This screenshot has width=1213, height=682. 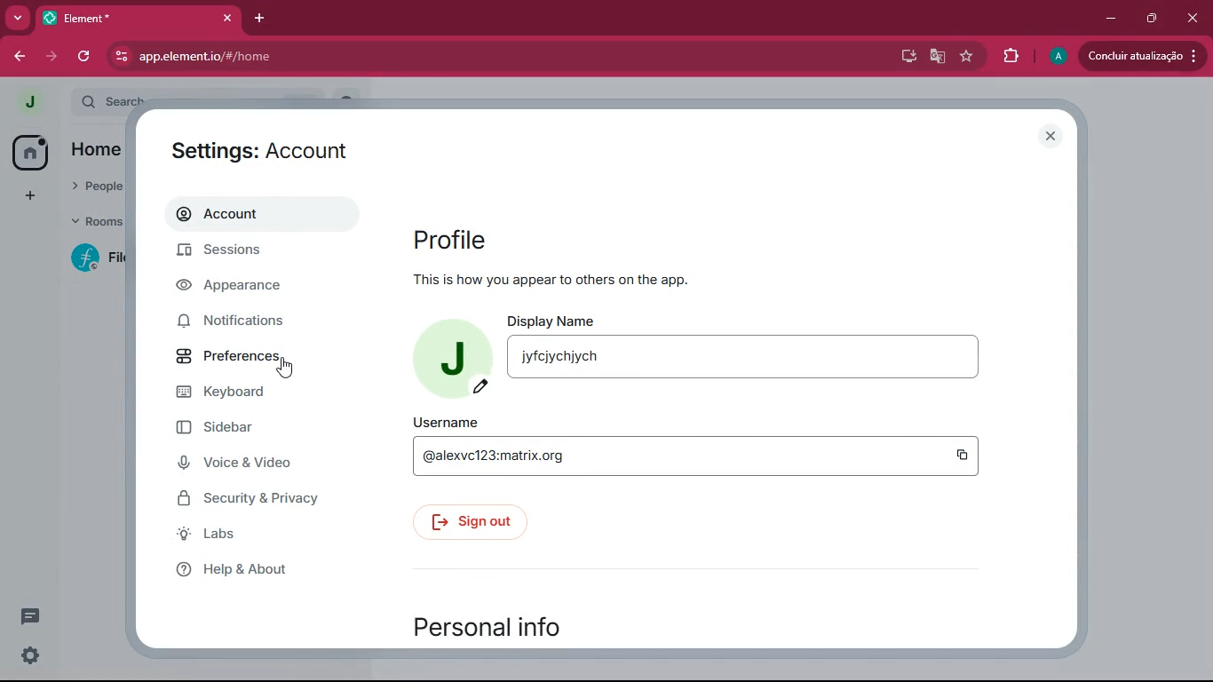 What do you see at coordinates (494, 626) in the screenshot?
I see `personal info` at bounding box center [494, 626].